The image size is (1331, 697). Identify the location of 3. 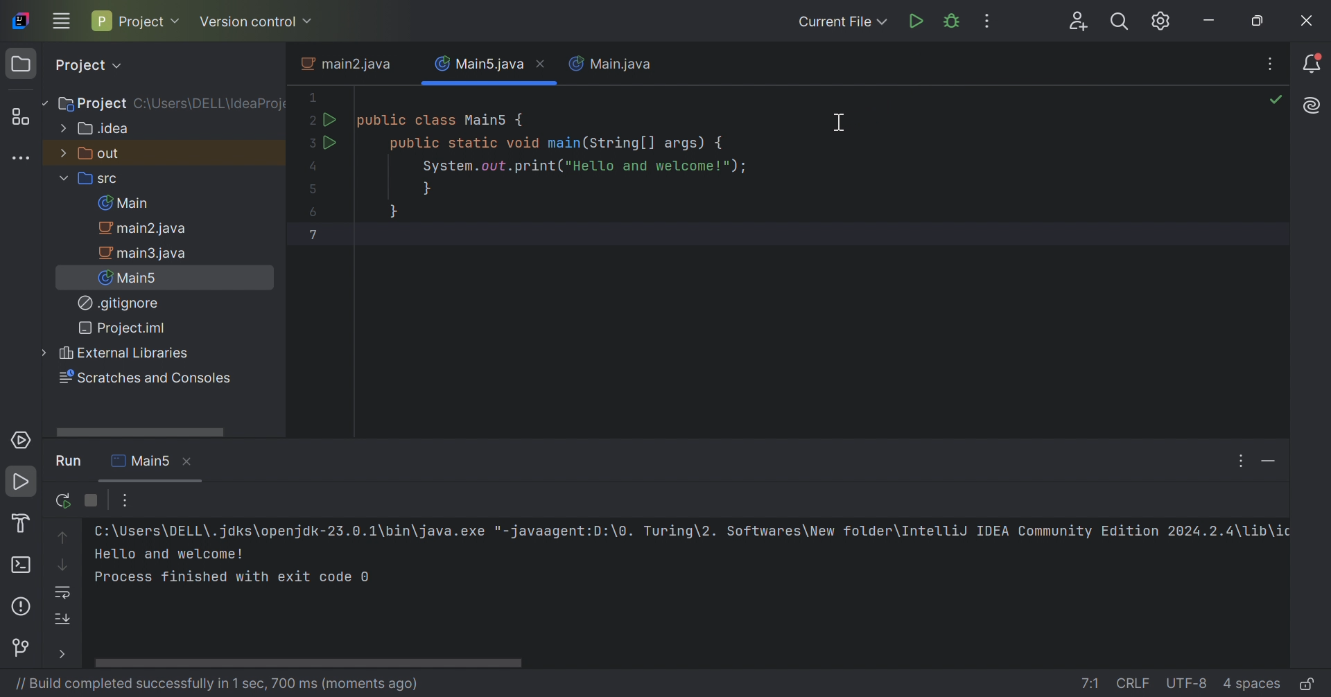
(314, 145).